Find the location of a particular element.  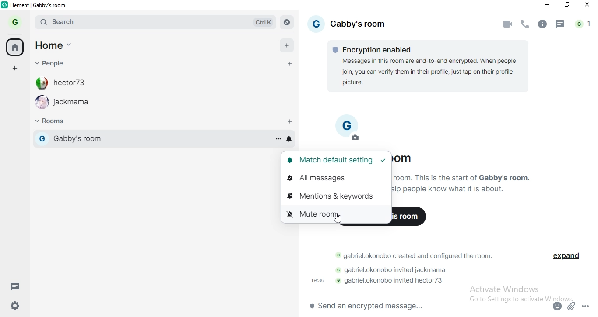

invite to this room is located at coordinates (408, 216).